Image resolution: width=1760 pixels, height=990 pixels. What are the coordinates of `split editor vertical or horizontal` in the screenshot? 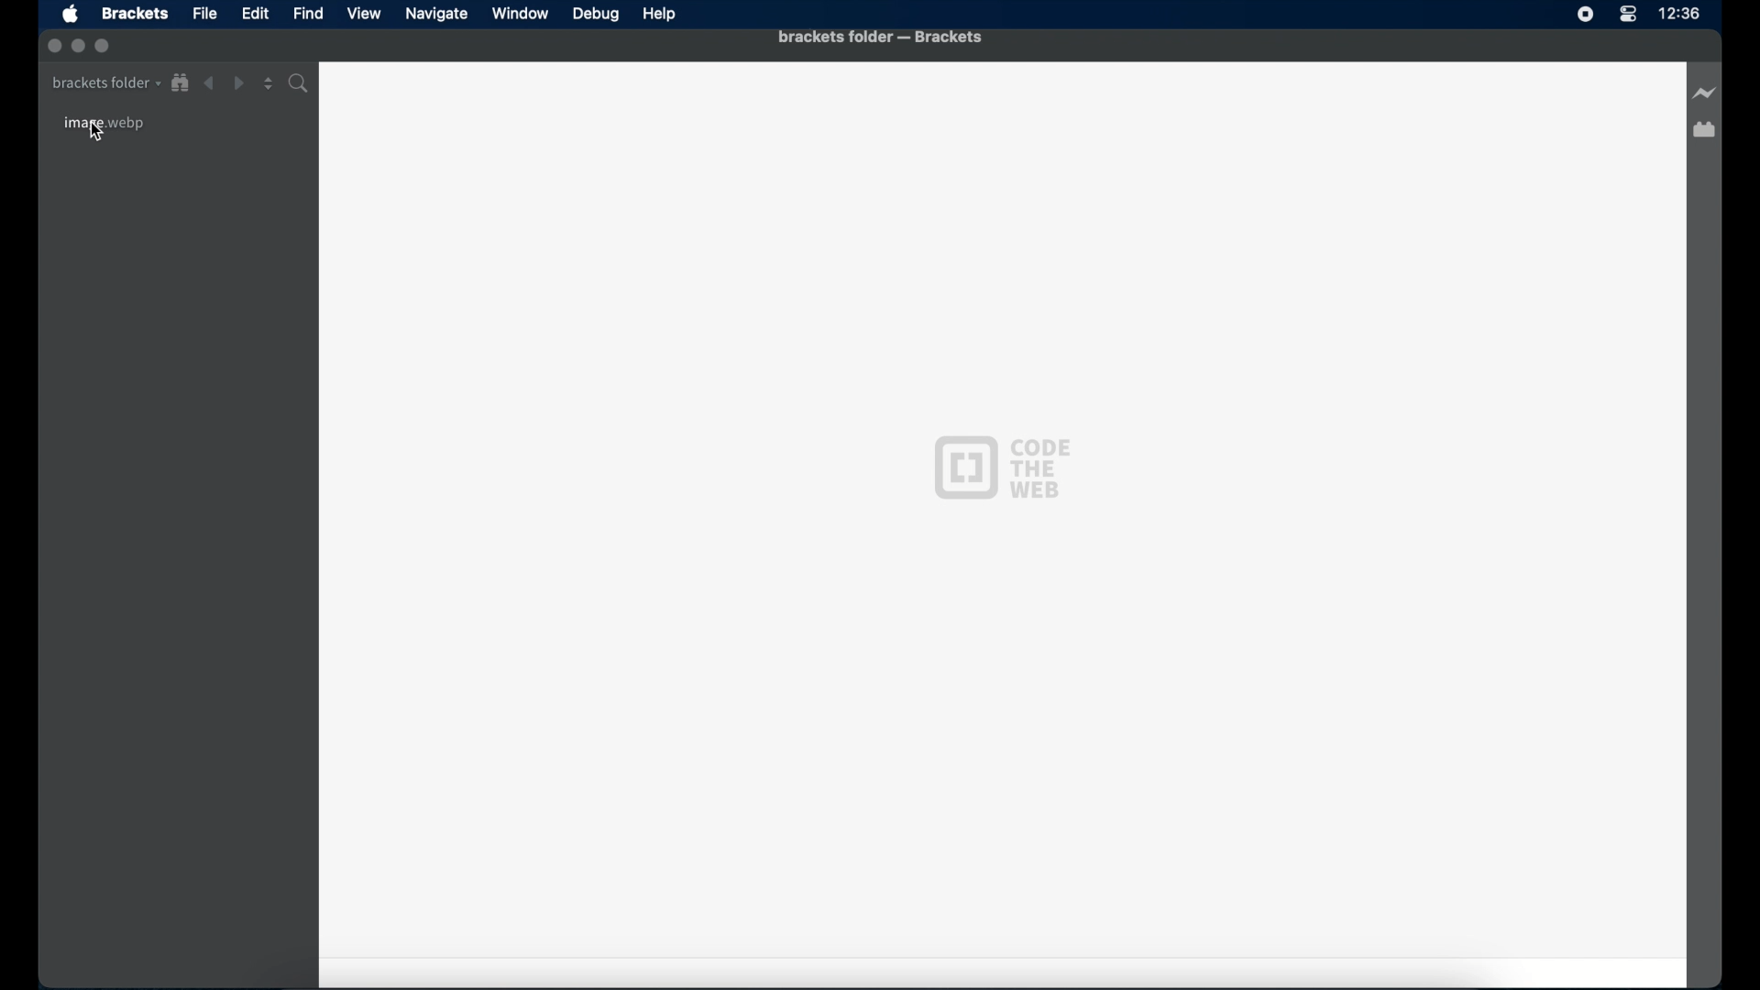 It's located at (269, 83).